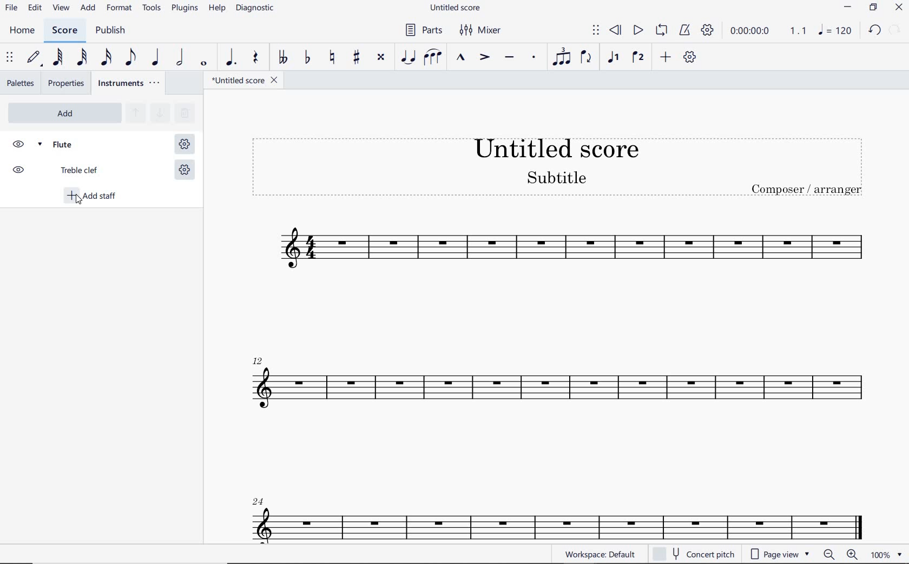 The height and width of the screenshot is (564, 909). Describe the element at coordinates (553, 384) in the screenshot. I see `Flute Instrument` at that location.